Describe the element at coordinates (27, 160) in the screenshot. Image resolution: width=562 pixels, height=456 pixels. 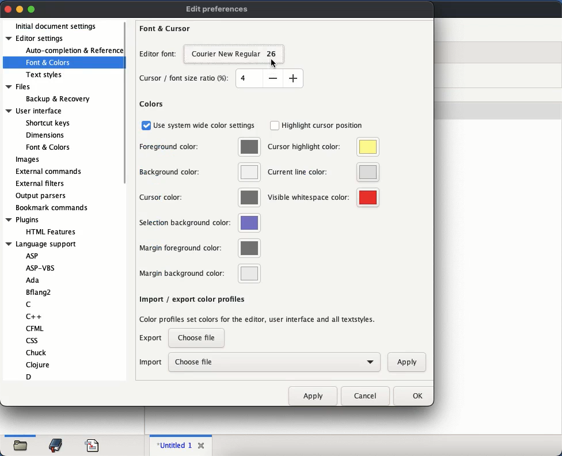
I see `images` at that location.